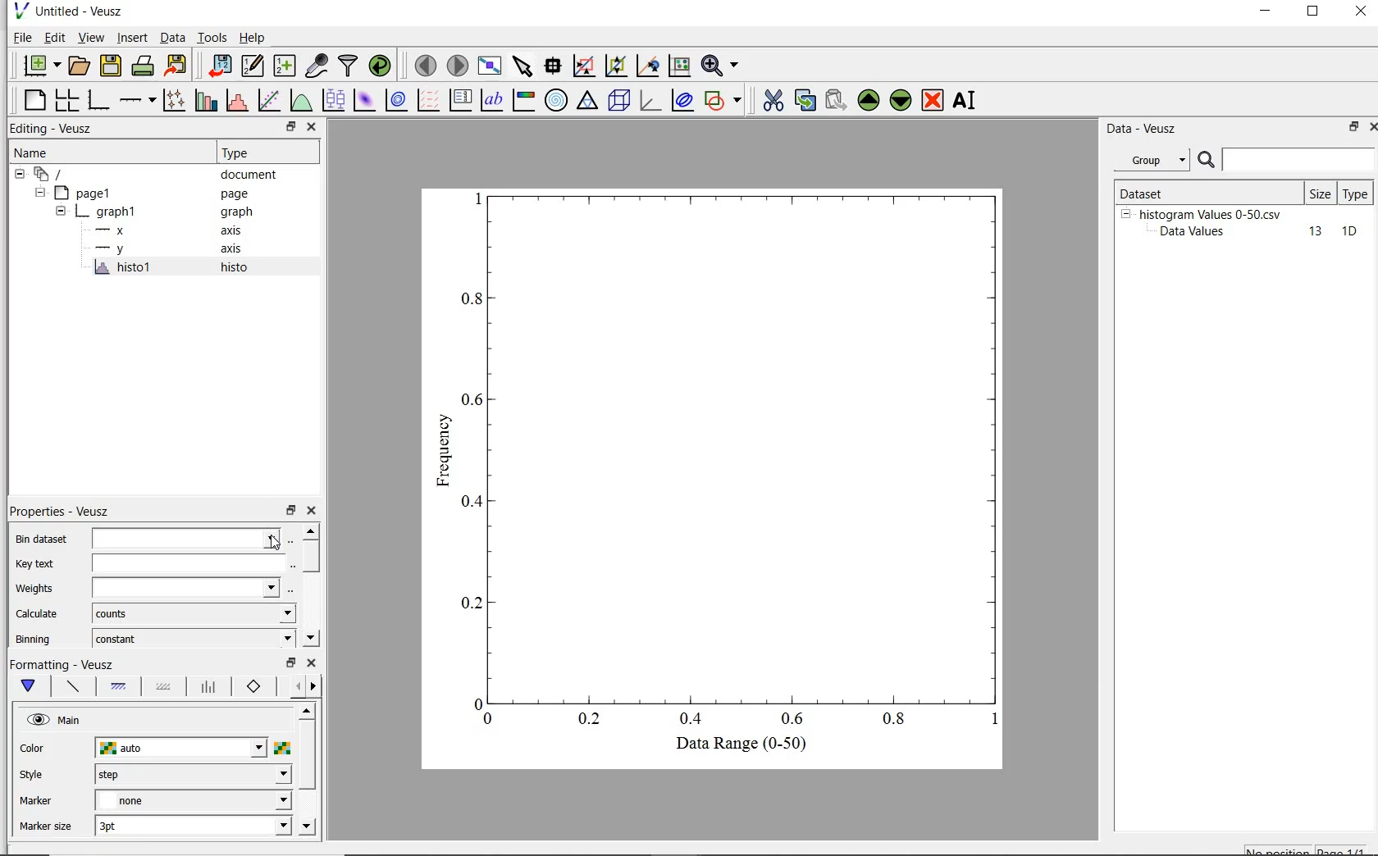  Describe the element at coordinates (615, 66) in the screenshot. I see `click or draw a rectangle to zoom on graph axes` at that location.